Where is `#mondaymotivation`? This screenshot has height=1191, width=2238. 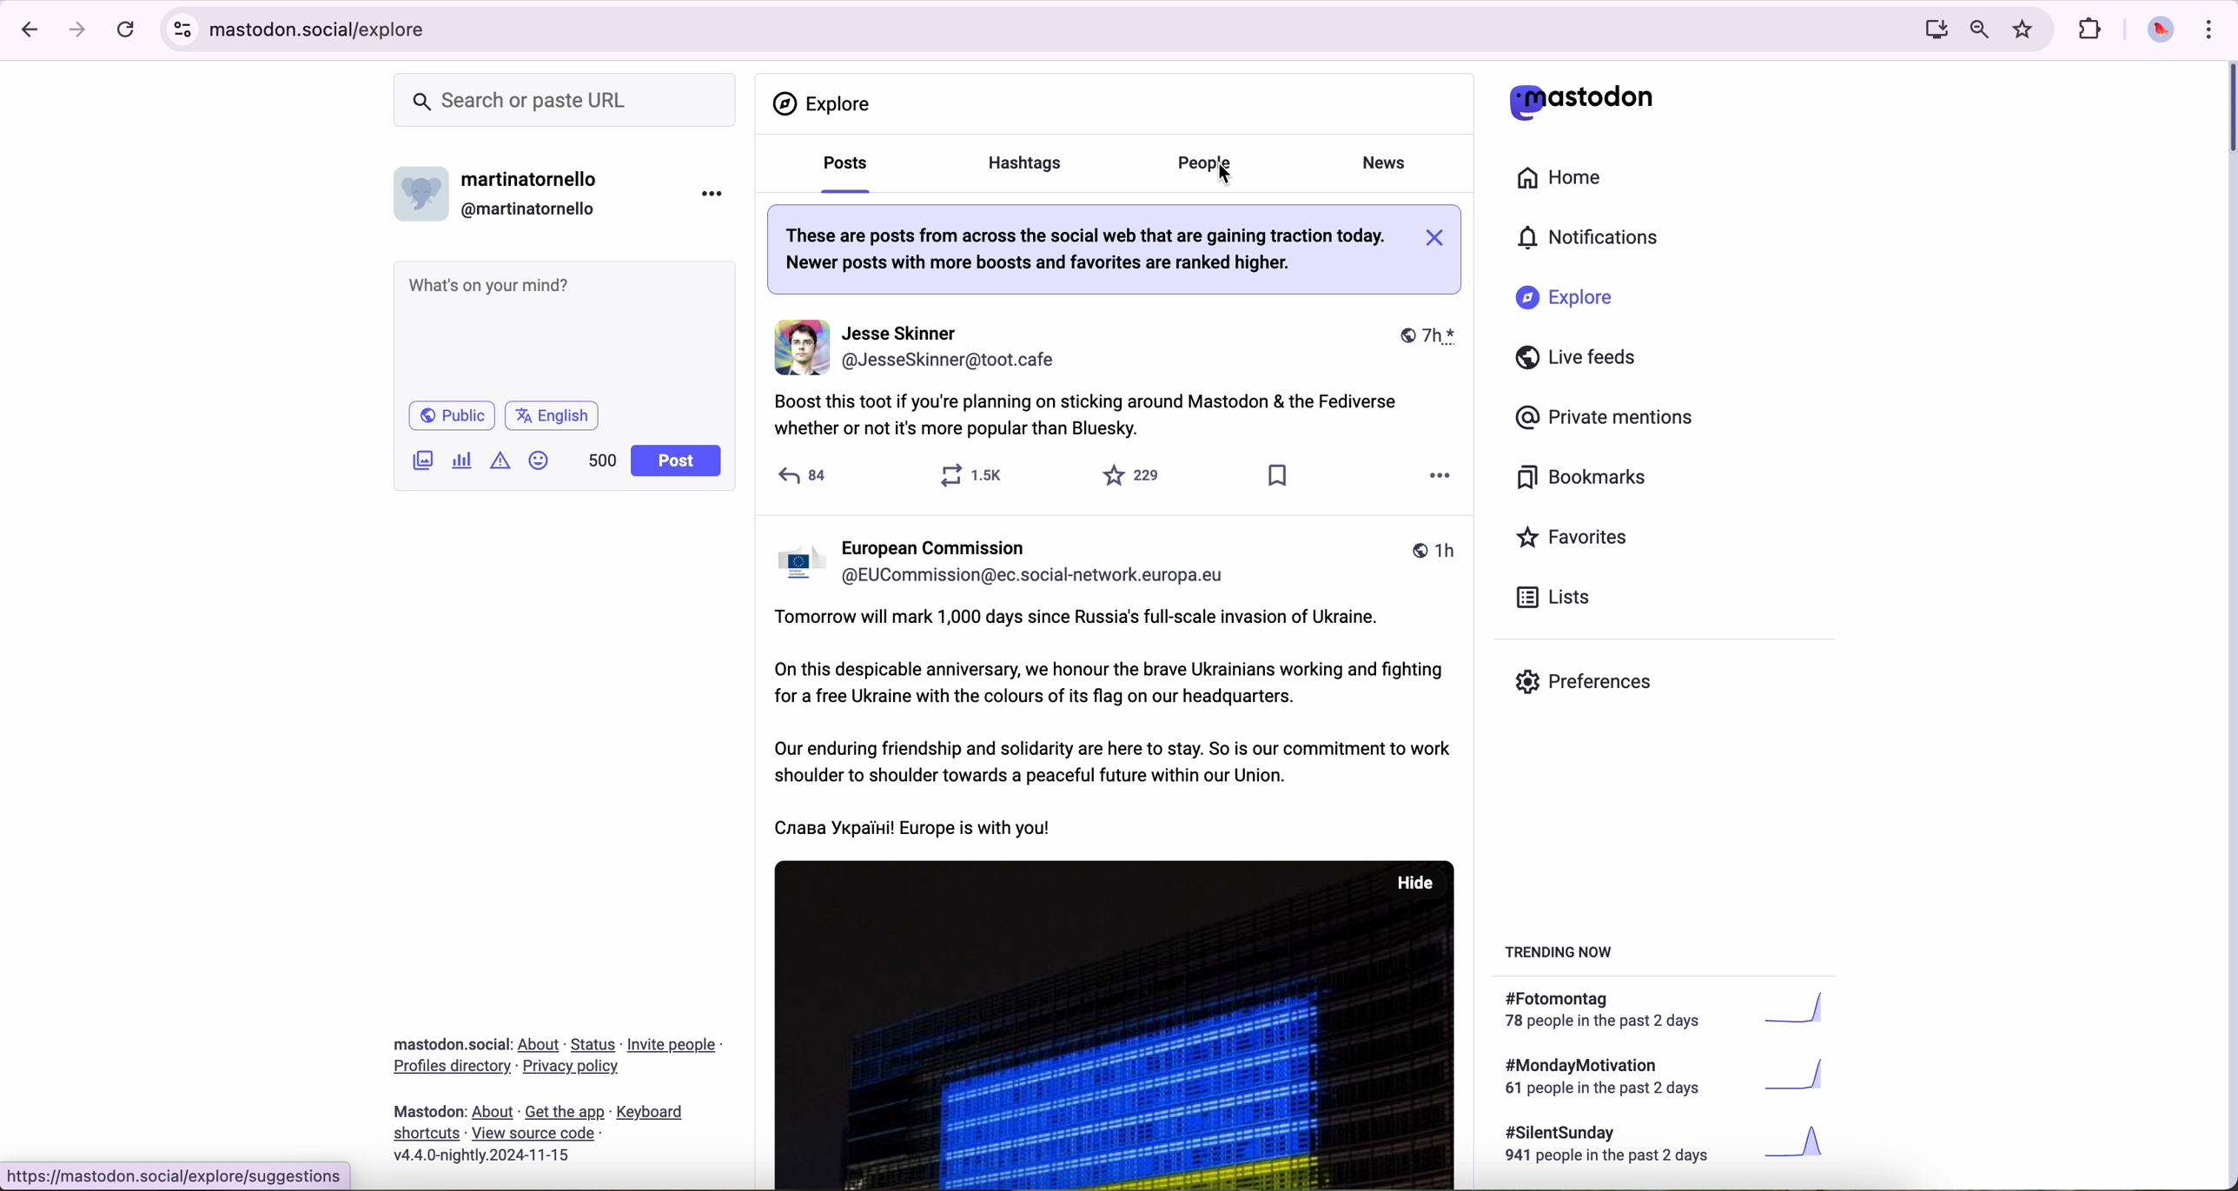 #mondaymotivation is located at coordinates (1662, 1076).